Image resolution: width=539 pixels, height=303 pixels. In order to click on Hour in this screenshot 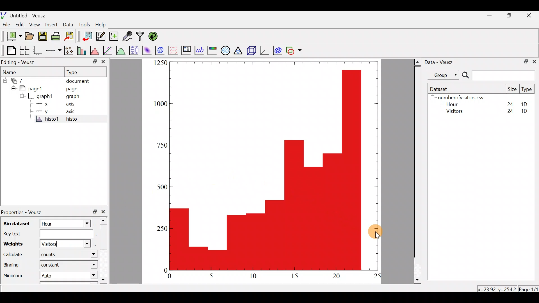, I will do `click(455, 104)`.